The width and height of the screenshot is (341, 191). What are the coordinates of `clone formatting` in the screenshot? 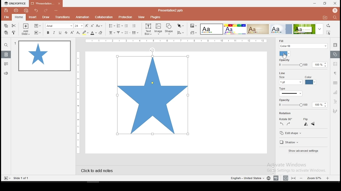 It's located at (14, 32).